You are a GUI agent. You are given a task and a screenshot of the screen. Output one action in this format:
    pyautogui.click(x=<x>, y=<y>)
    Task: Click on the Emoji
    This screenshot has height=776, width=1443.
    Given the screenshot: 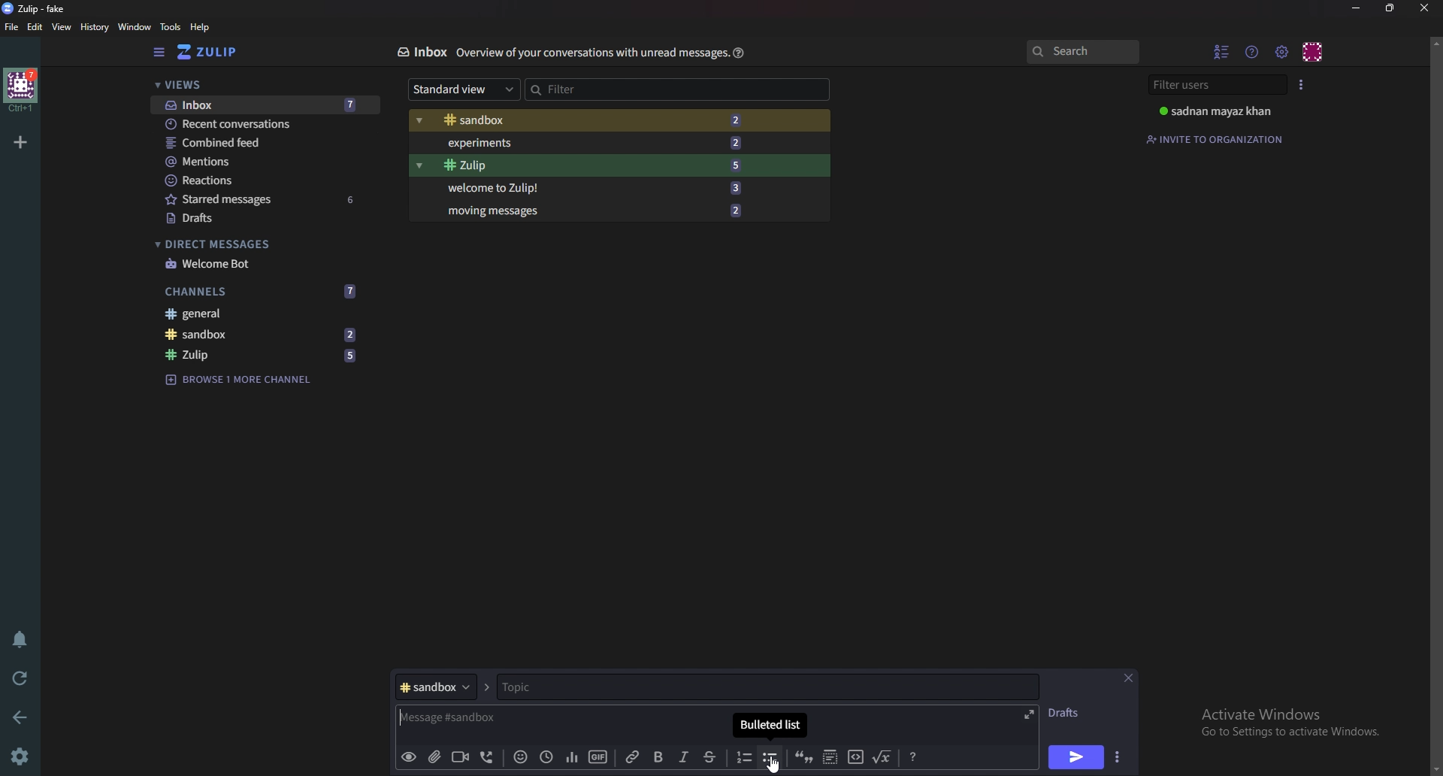 What is the action you would take?
    pyautogui.click(x=521, y=756)
    